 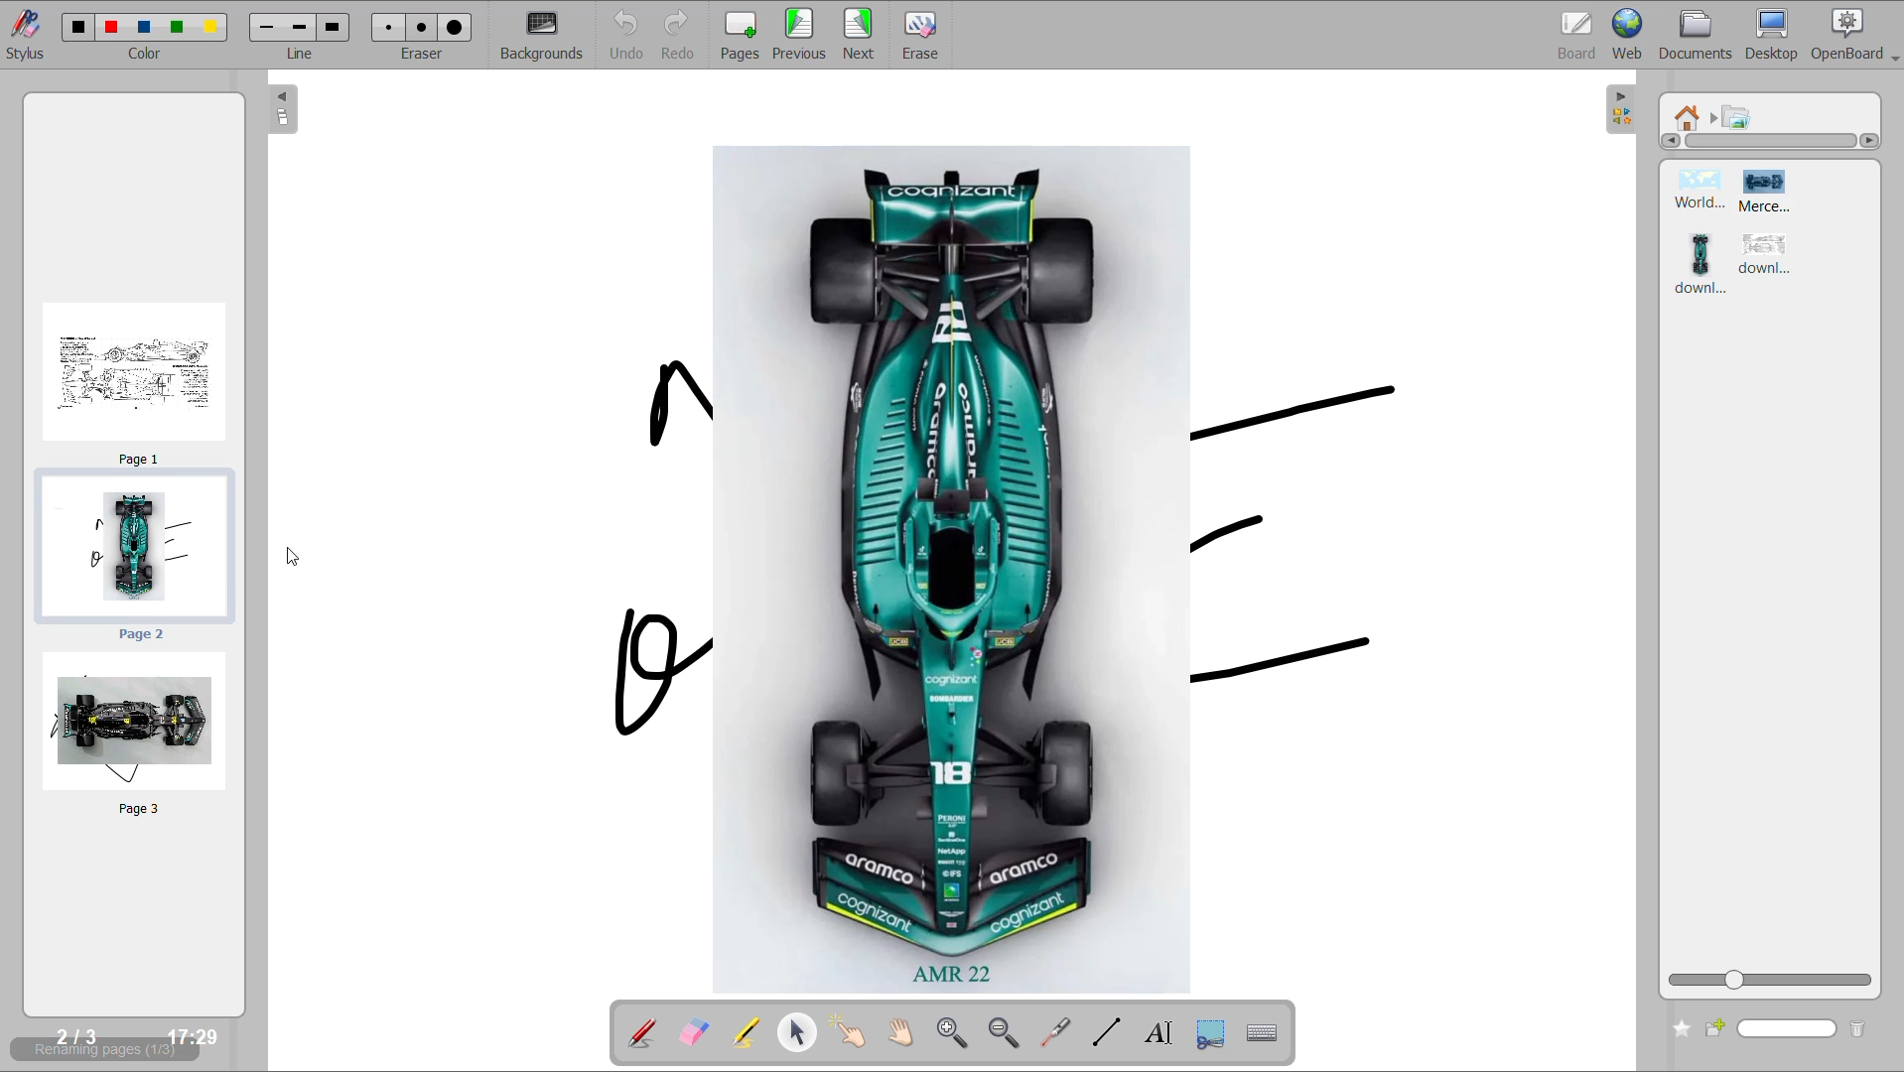 I want to click on zoom in, so click(x=956, y=1034).